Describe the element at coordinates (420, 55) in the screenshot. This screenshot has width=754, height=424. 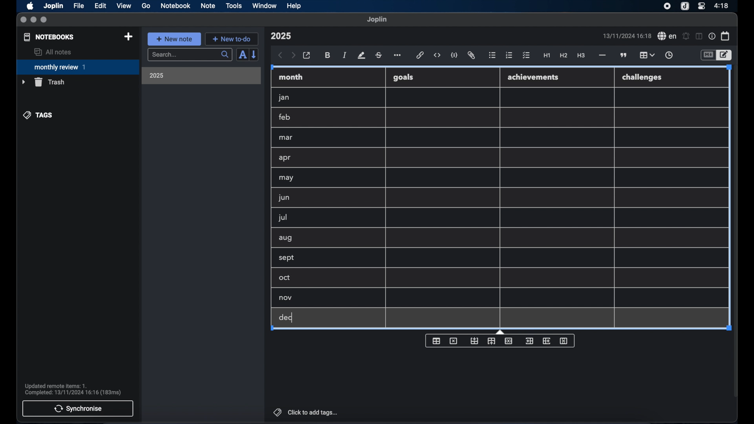
I see `hyperlink` at that location.